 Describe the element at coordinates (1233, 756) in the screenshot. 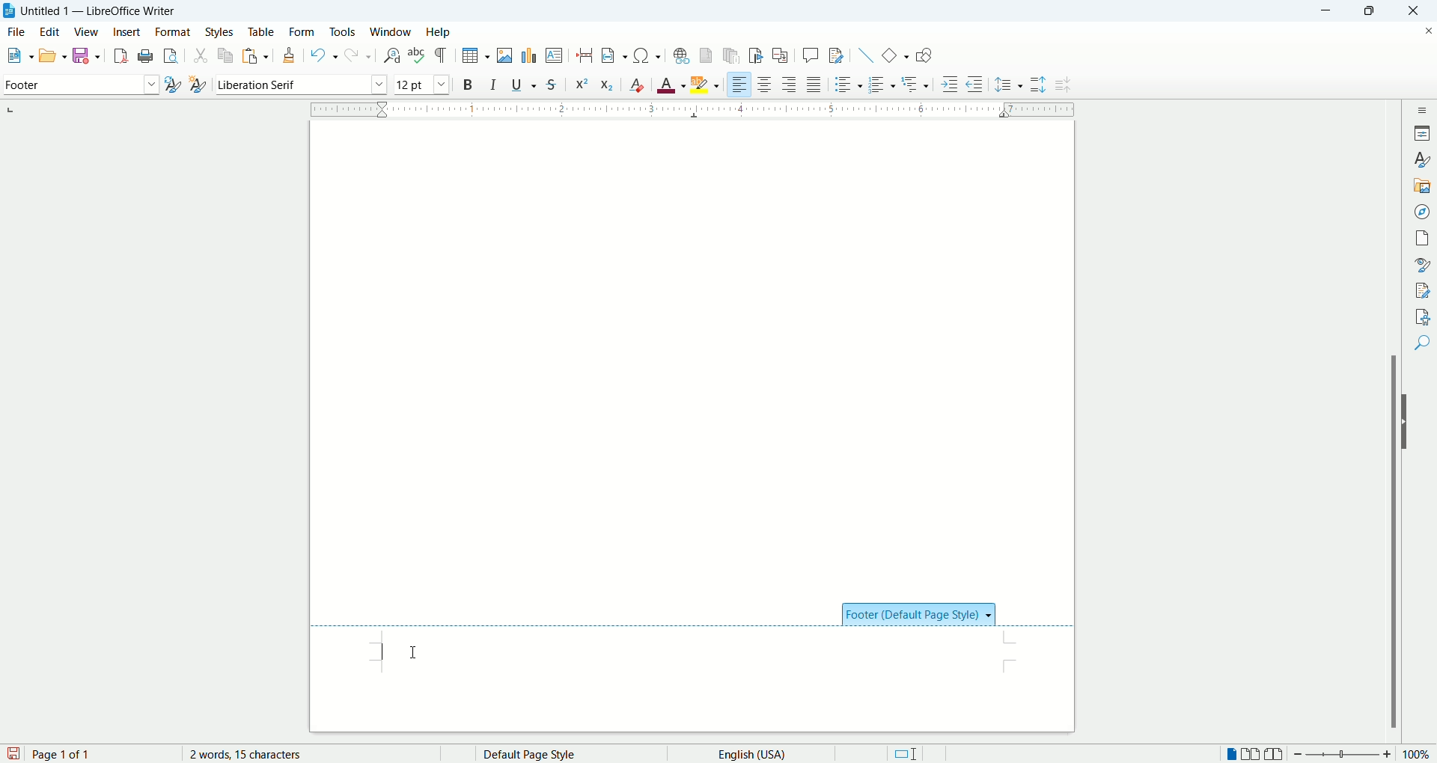

I see `single page view` at that location.